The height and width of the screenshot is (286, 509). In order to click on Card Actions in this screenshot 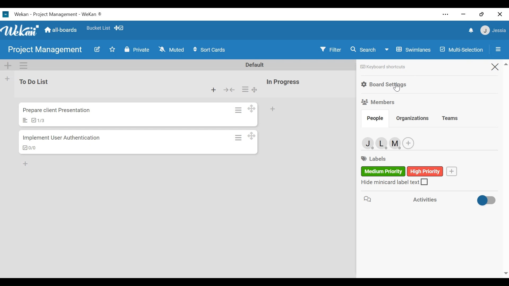, I will do `click(238, 110)`.